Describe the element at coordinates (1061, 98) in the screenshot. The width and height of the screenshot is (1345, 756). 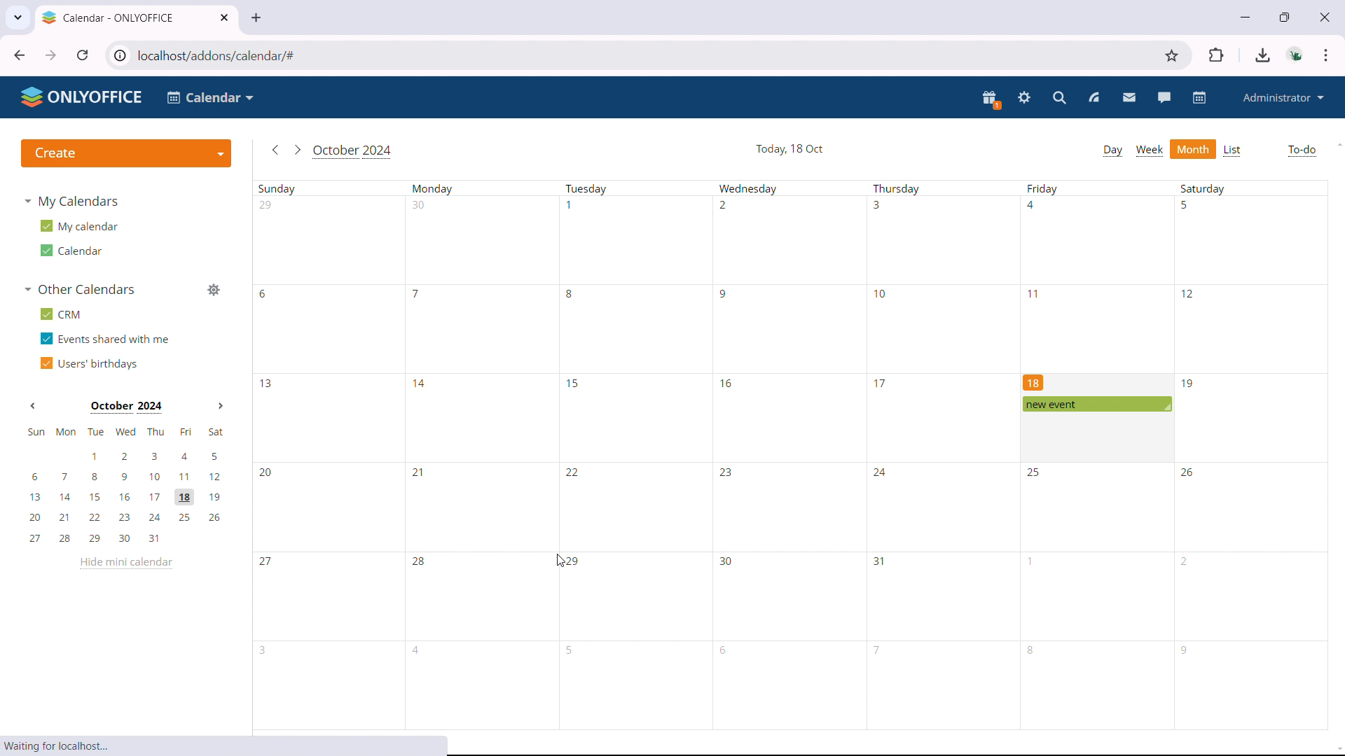
I see `search` at that location.